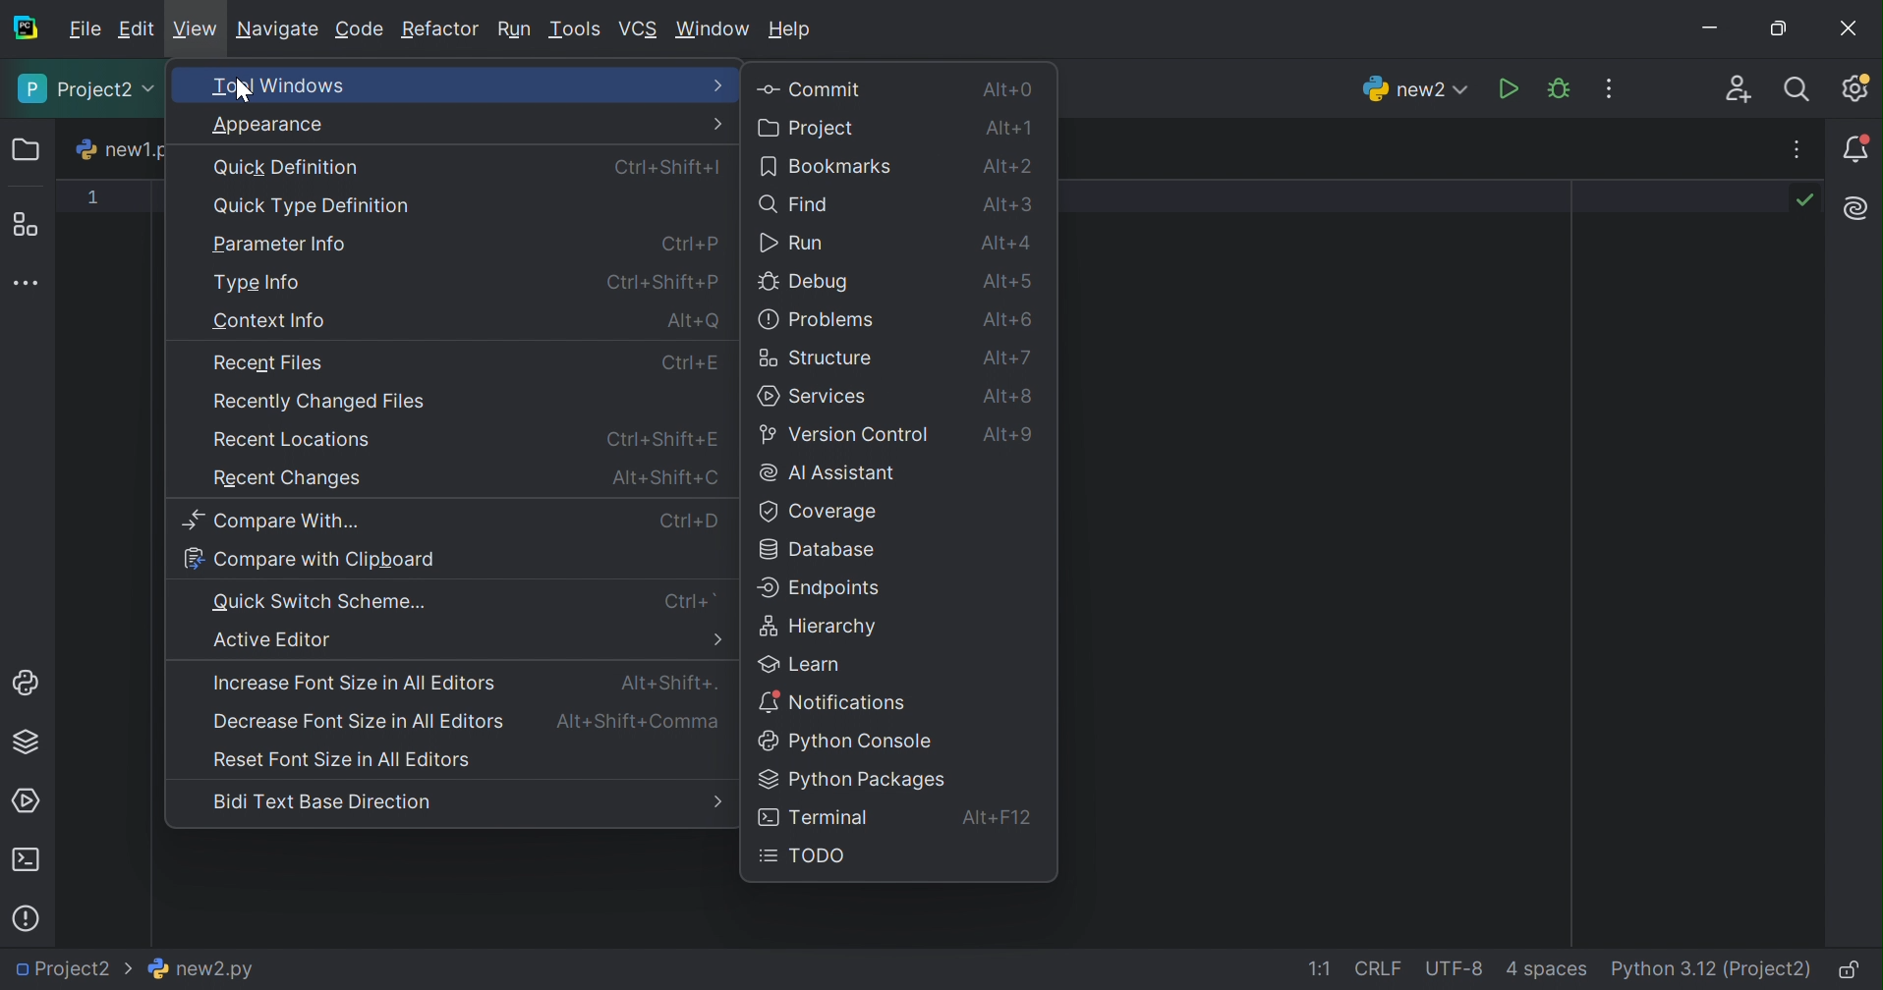  Describe the element at coordinates (575, 29) in the screenshot. I see `Tools` at that location.